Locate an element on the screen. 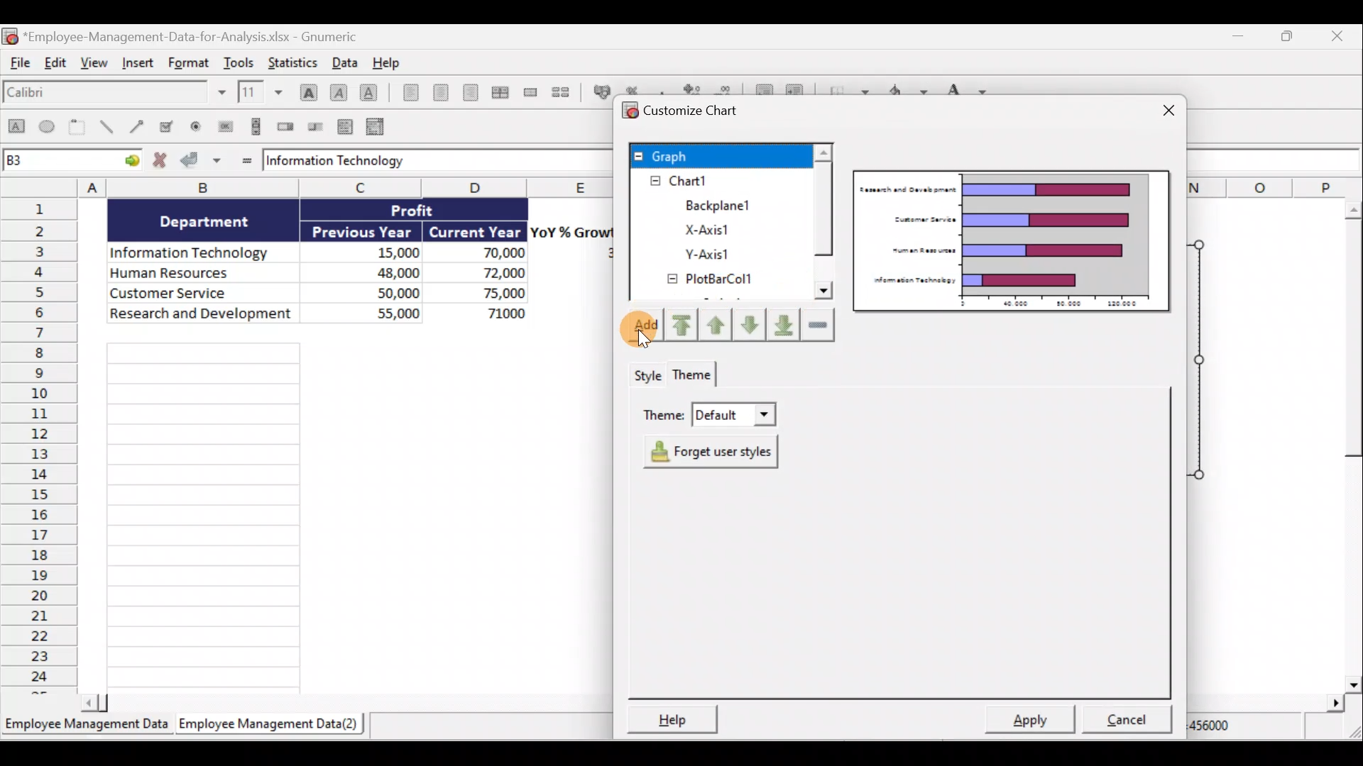 The height and width of the screenshot is (766, 1363). Create an ellipse object is located at coordinates (48, 126).